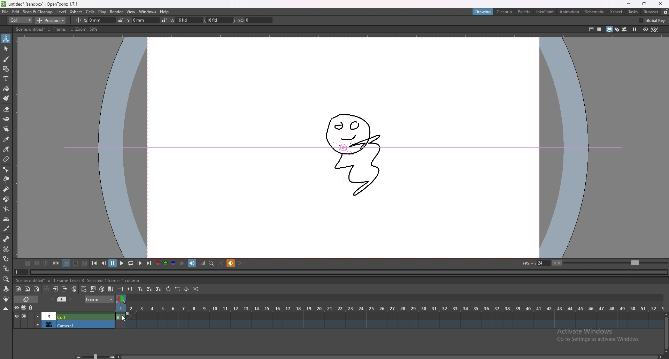  Describe the element at coordinates (7, 249) in the screenshot. I see `target` at that location.